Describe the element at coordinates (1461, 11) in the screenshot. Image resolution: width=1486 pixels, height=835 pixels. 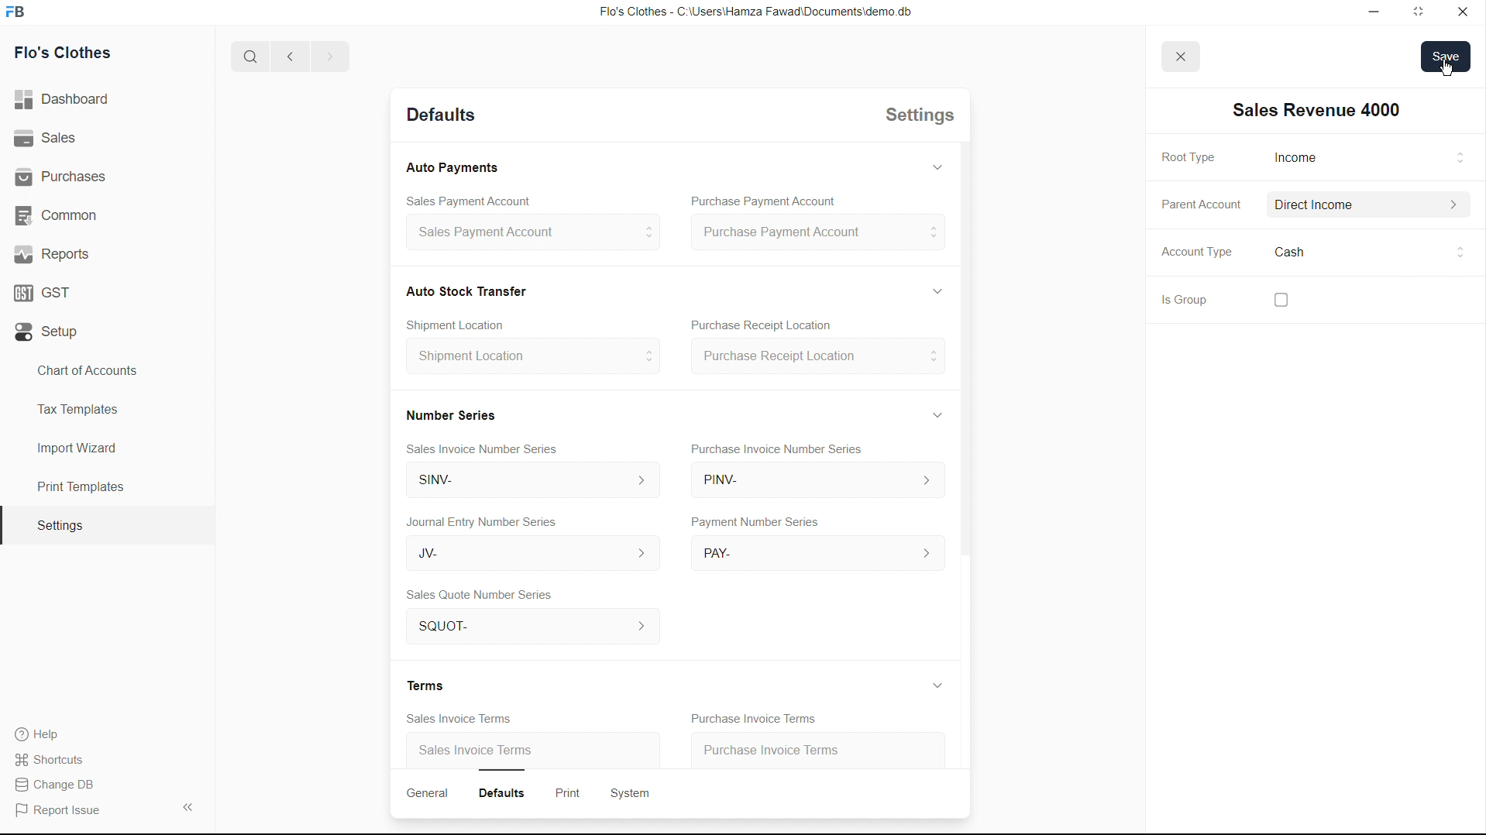
I see `Close` at that location.